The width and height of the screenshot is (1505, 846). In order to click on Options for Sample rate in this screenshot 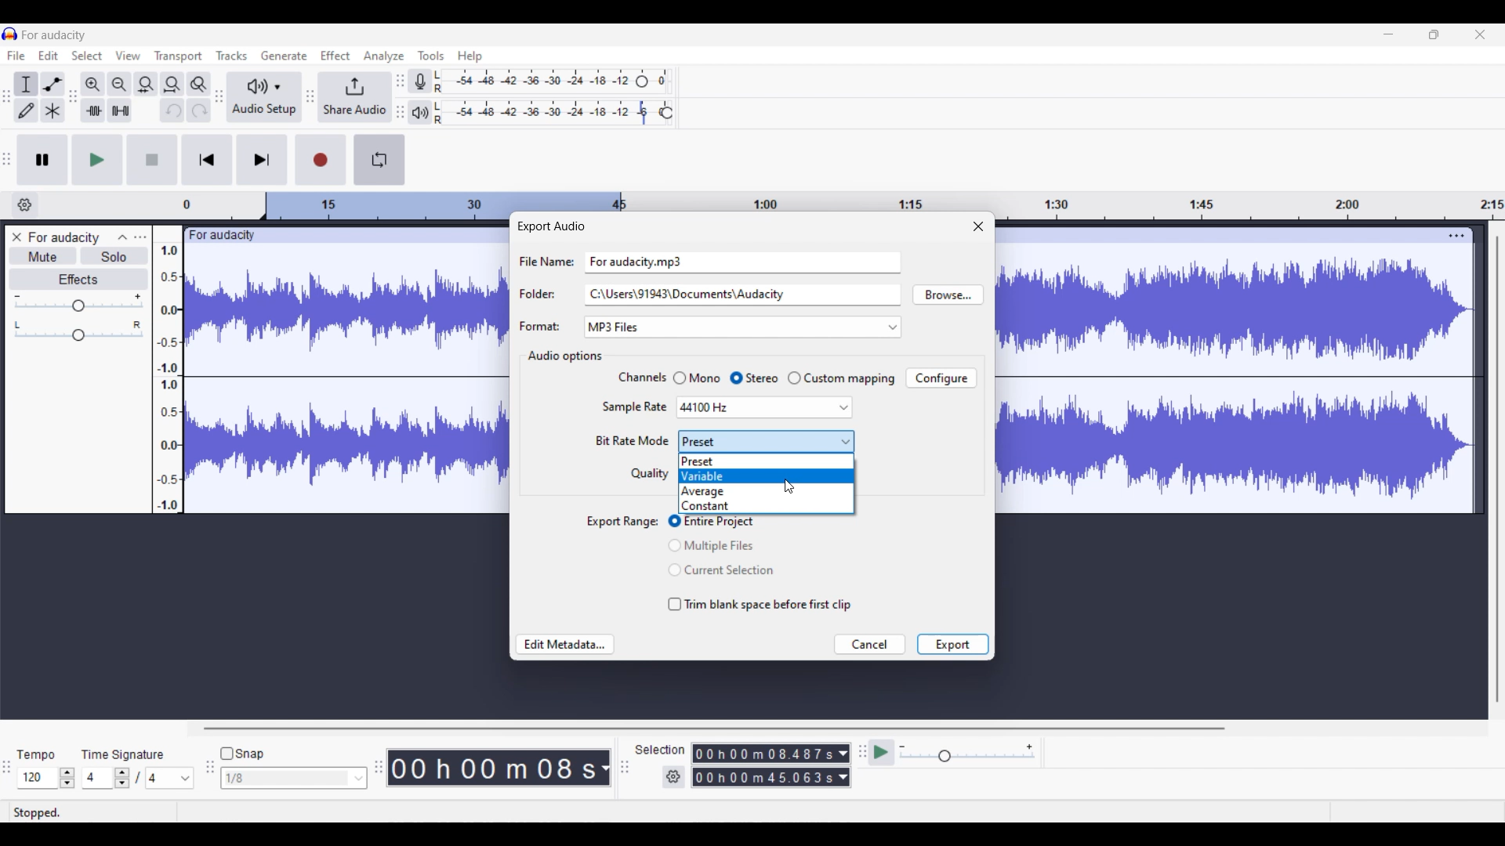, I will do `click(764, 408)`.